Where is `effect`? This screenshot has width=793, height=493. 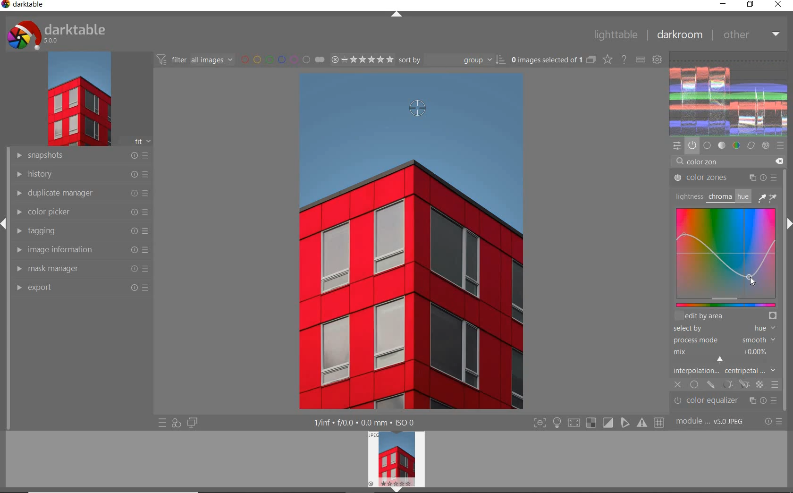
effect is located at coordinates (767, 145).